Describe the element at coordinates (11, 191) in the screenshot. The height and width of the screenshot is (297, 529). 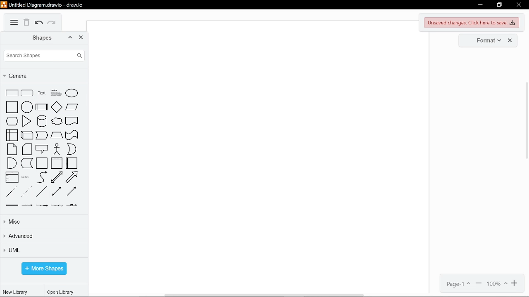
I see `dashed line` at that location.